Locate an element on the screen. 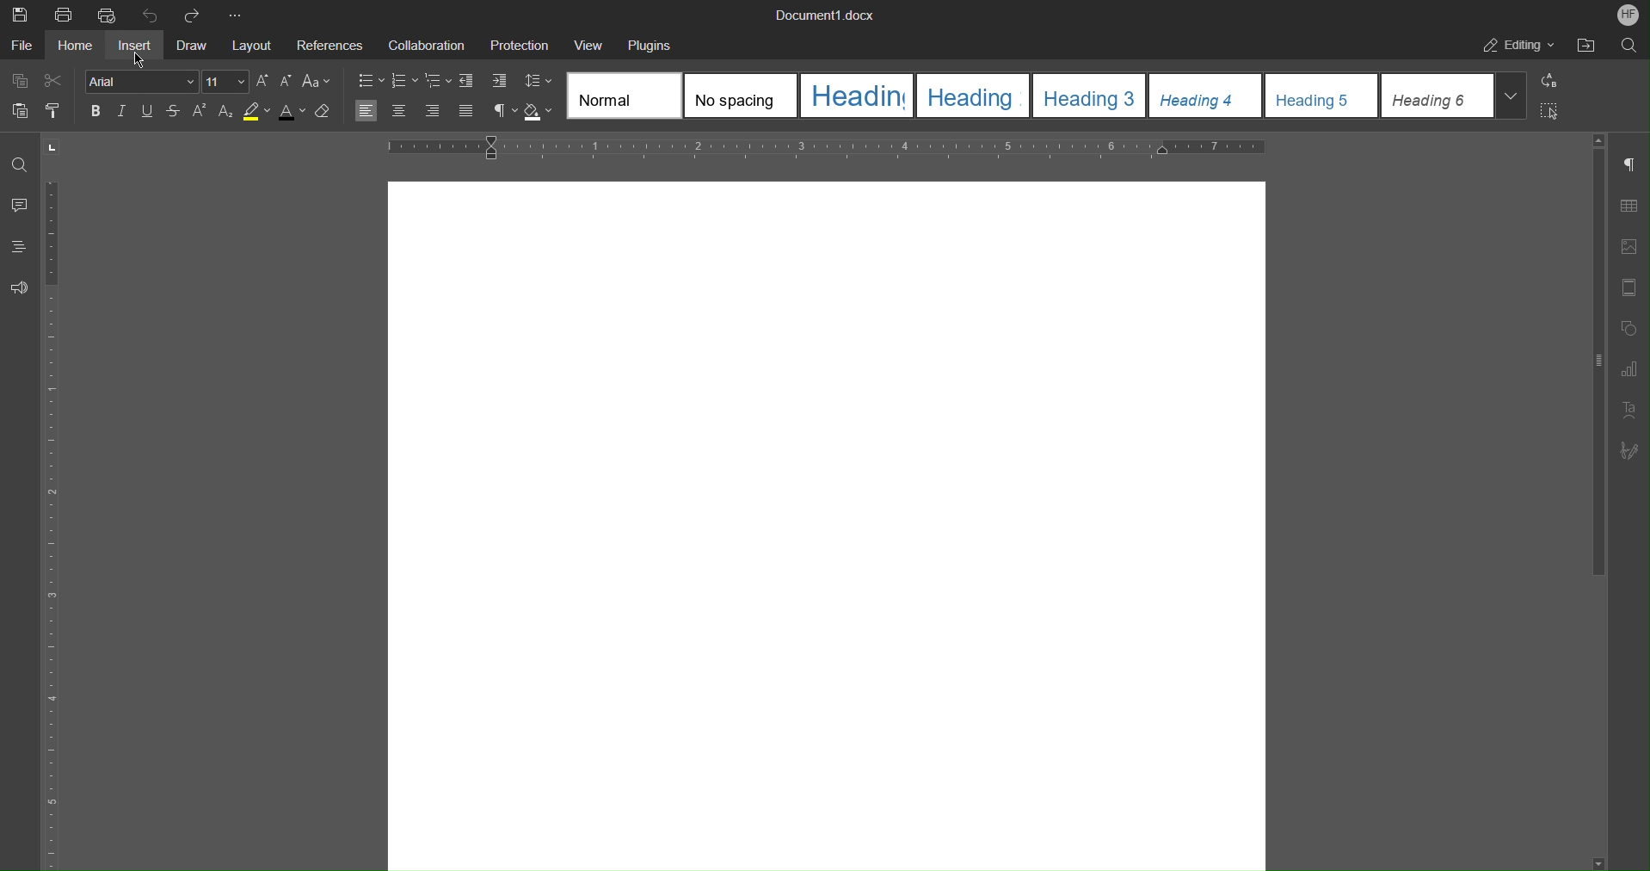 Image resolution: width=1650 pixels, height=871 pixels. Copy Style is located at coordinates (57, 110).